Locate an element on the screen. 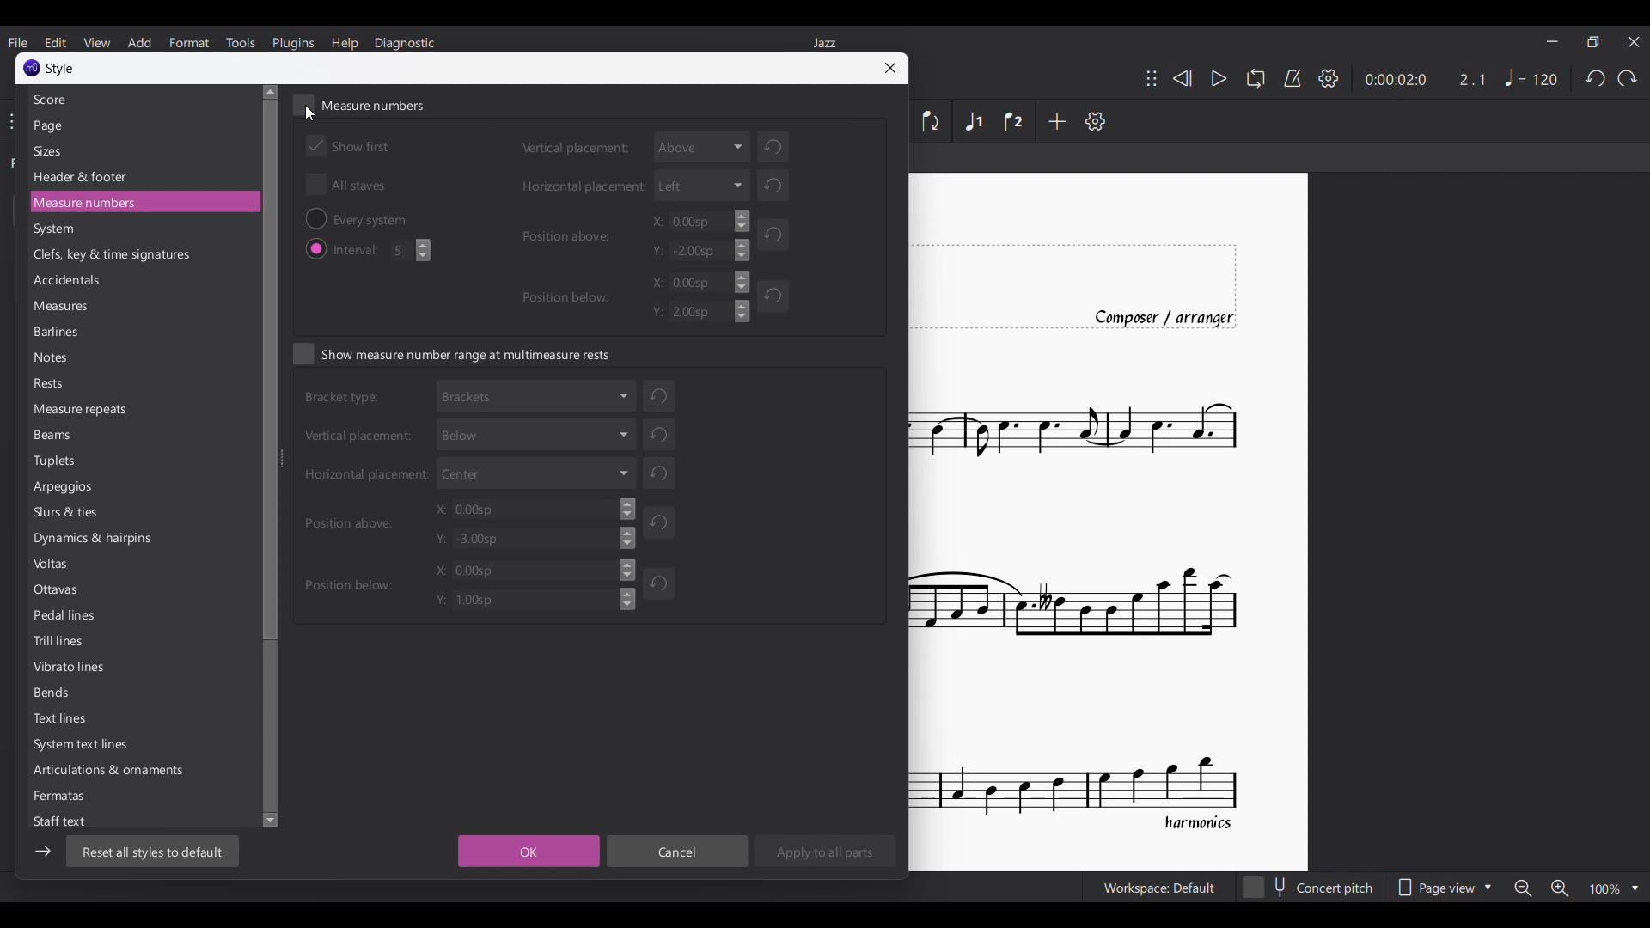  Ferraates is located at coordinates (61, 794).